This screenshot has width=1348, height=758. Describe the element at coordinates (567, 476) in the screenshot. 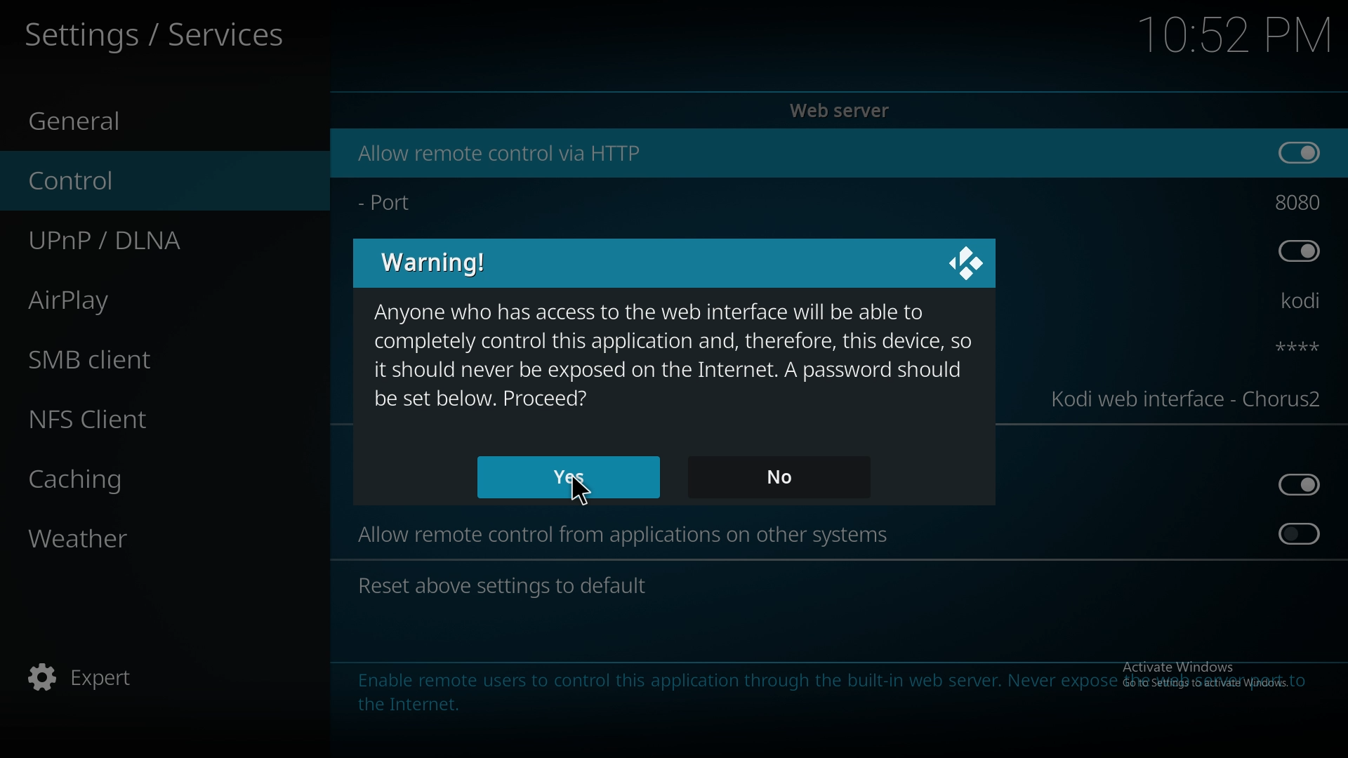

I see `yes` at that location.